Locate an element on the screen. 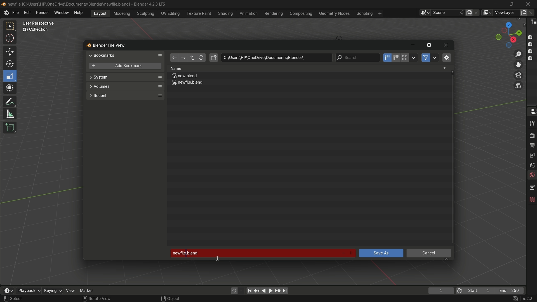  help menu is located at coordinates (80, 13).